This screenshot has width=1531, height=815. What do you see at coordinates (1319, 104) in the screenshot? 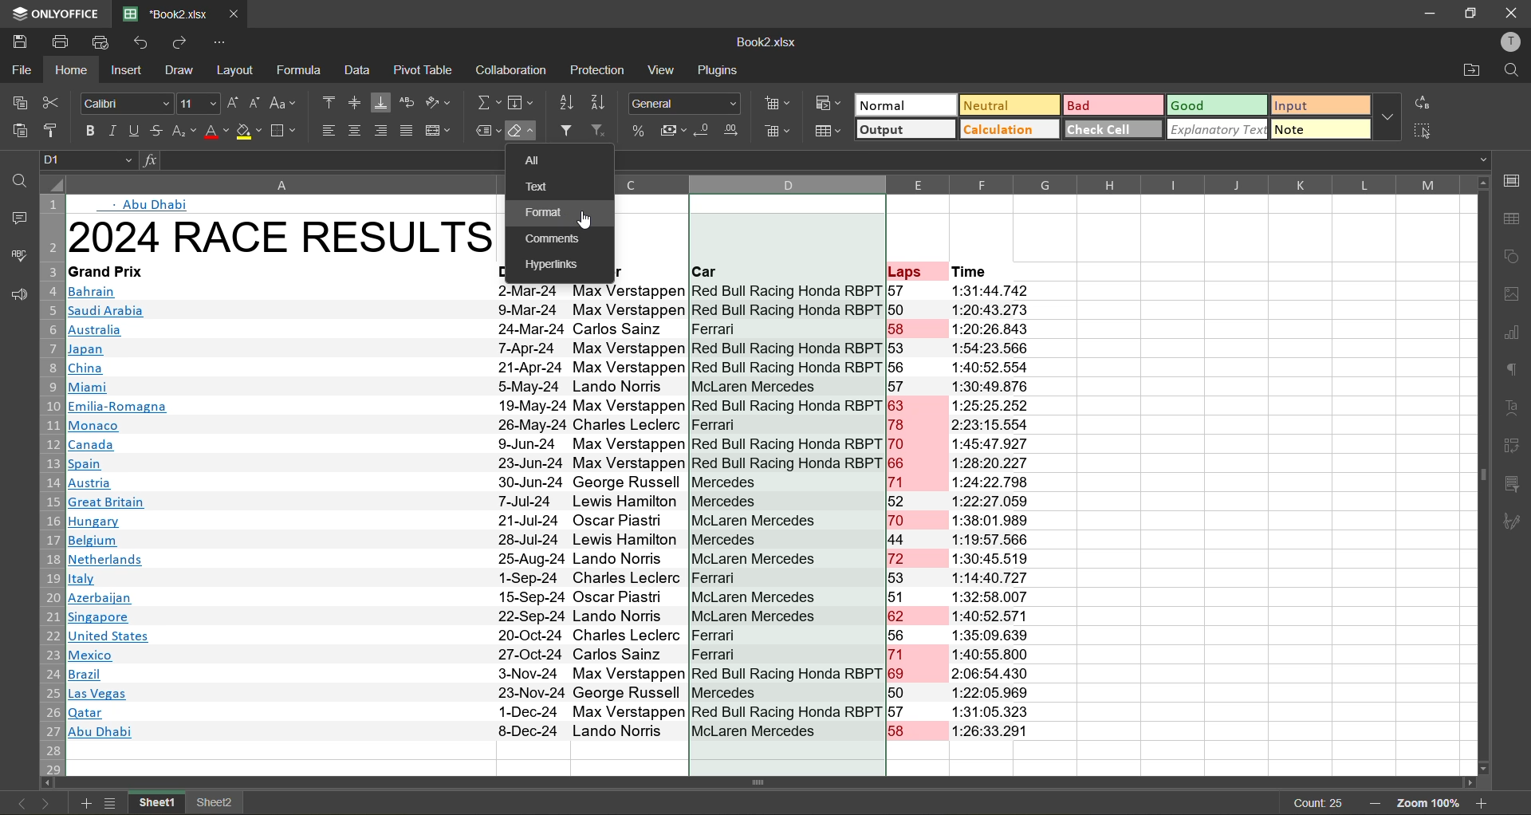
I see `input` at bounding box center [1319, 104].